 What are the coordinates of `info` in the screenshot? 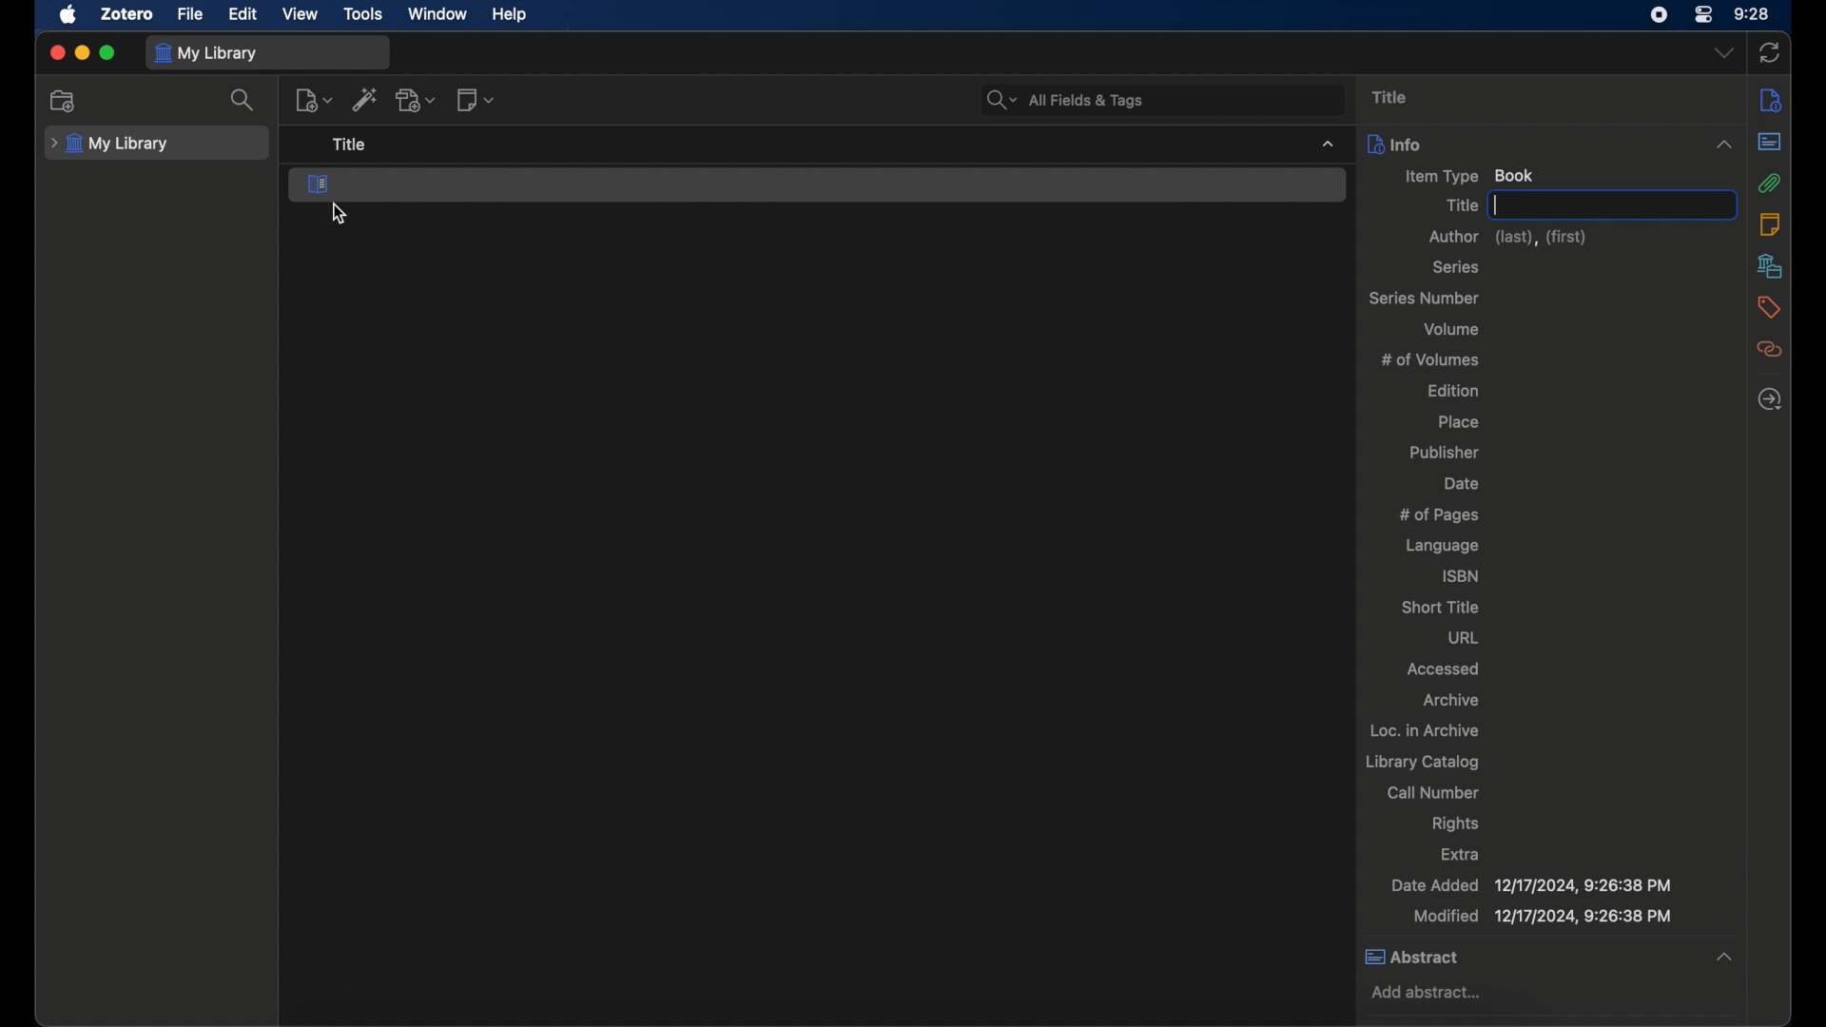 It's located at (1771, 99).